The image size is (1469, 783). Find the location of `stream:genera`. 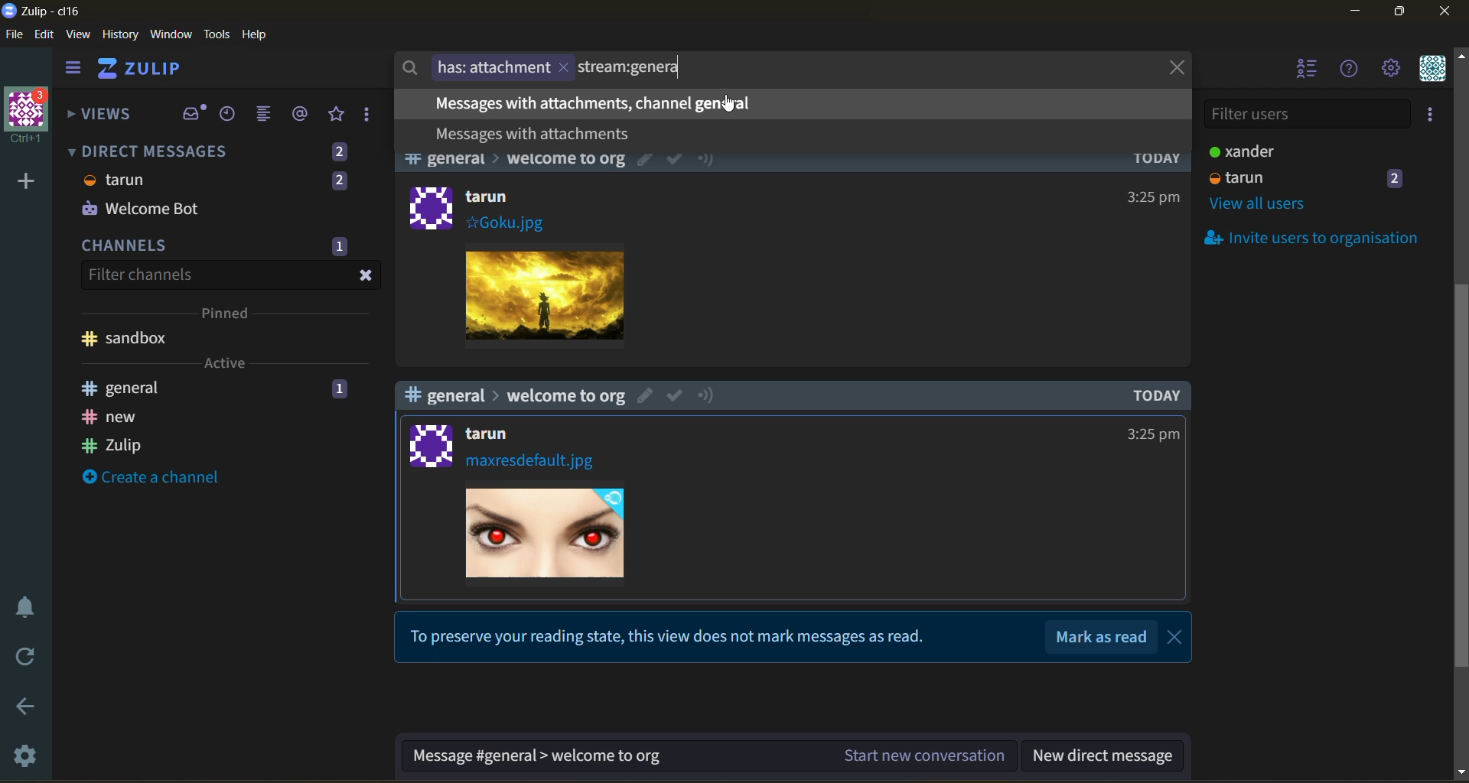

stream:genera is located at coordinates (647, 67).